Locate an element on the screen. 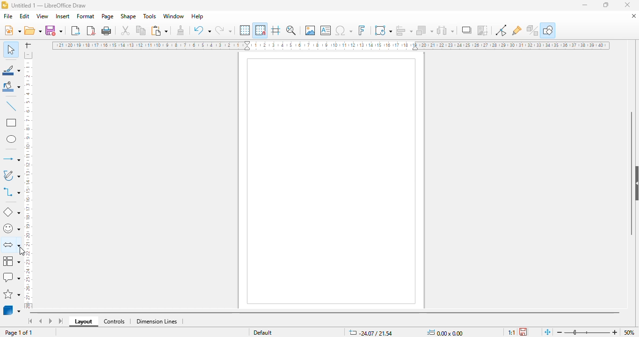 The height and width of the screenshot is (337, 639). format is located at coordinates (86, 16).